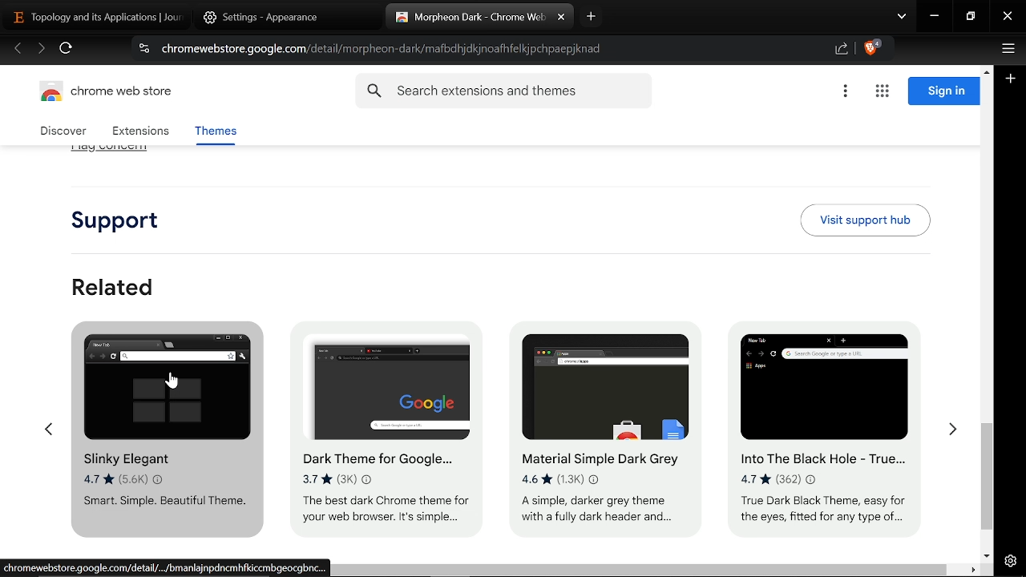 This screenshot has width=1026, height=577. I want to click on Customize and control brave, so click(1006, 50).